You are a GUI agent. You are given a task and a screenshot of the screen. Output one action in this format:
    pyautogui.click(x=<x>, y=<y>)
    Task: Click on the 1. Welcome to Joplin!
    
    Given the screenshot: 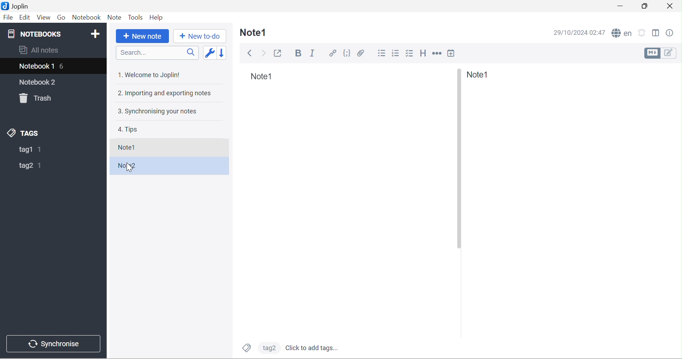 What is the action you would take?
    pyautogui.click(x=148, y=74)
    